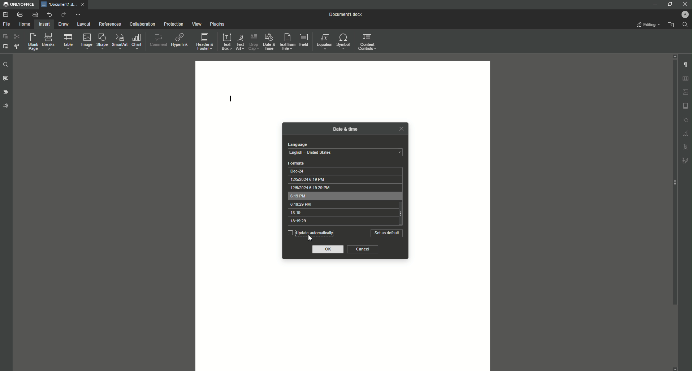 This screenshot has width=692, height=371. I want to click on Editing, so click(648, 25).